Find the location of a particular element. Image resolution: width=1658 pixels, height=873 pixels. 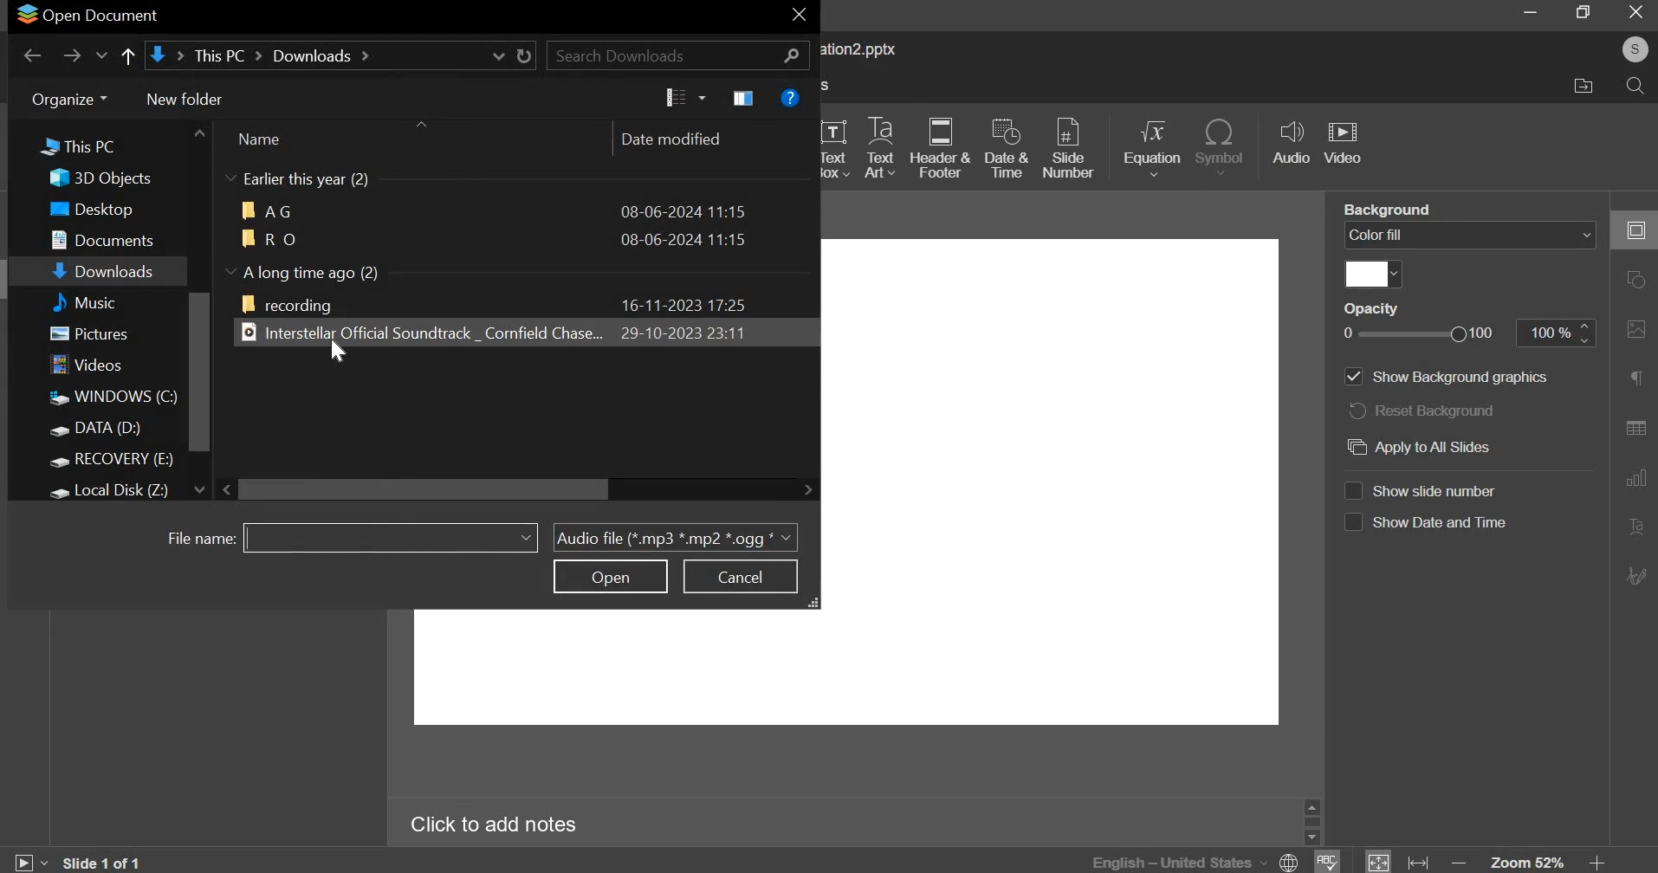

active slide out of total slides is located at coordinates (103, 861).